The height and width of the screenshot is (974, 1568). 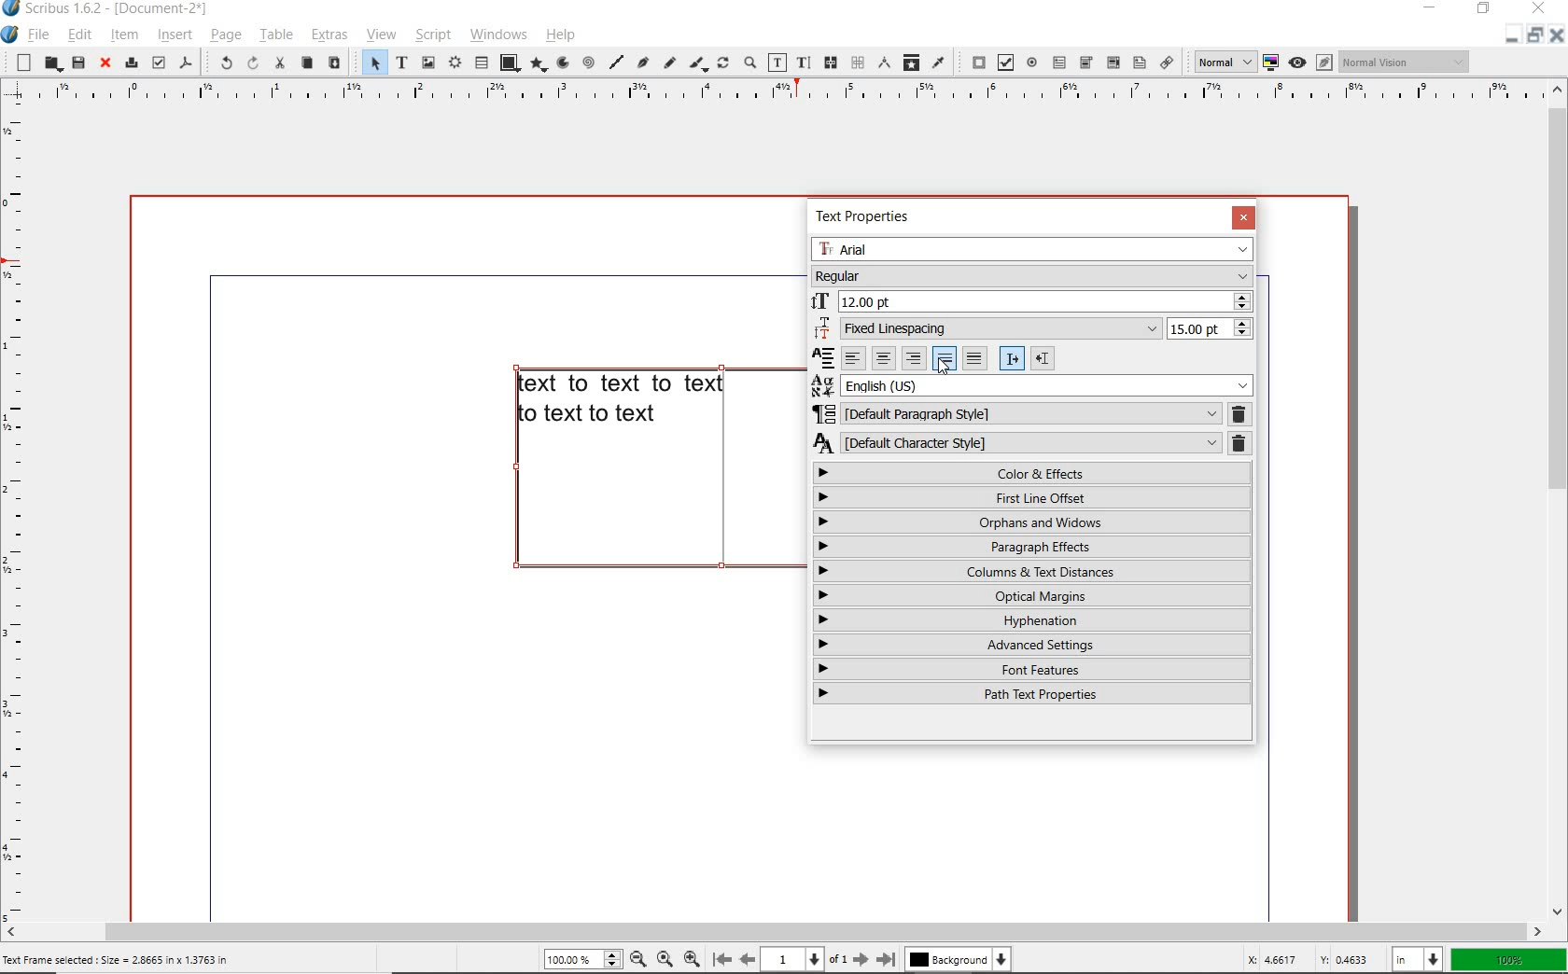 I want to click on page, so click(x=223, y=35).